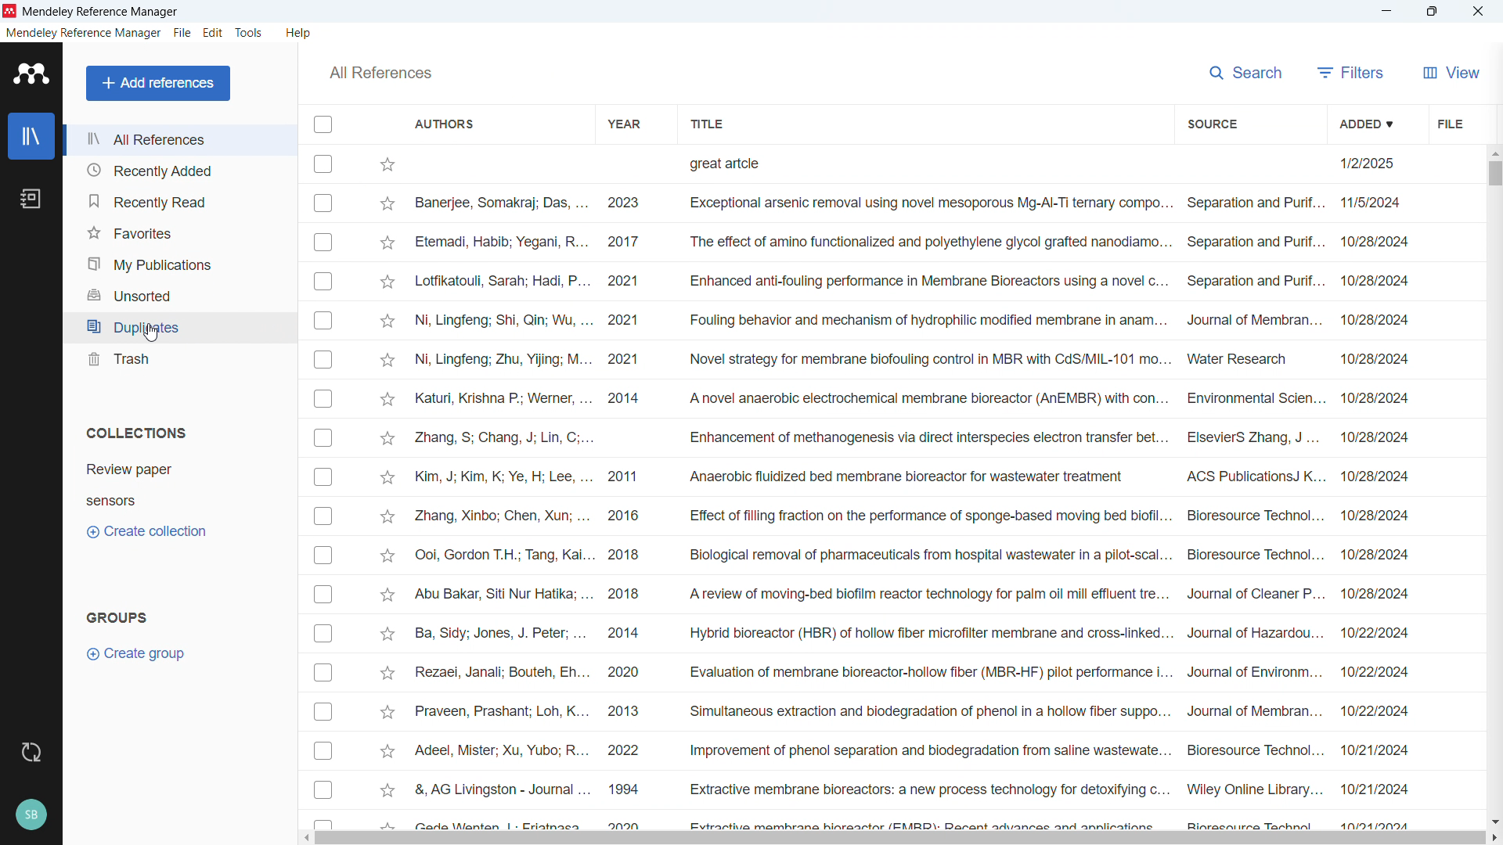 The image size is (1503, 845). I want to click on year of publication of individual entries , so click(624, 491).